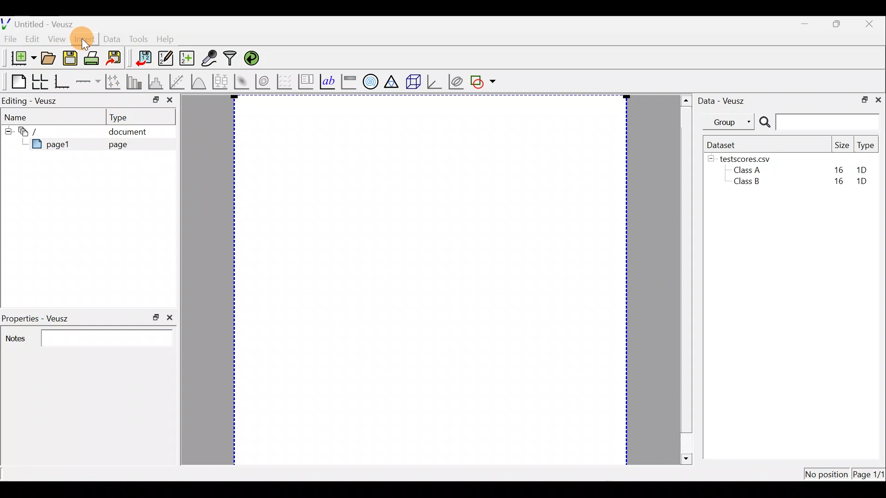 Image resolution: width=886 pixels, height=498 pixels. I want to click on File, so click(12, 39).